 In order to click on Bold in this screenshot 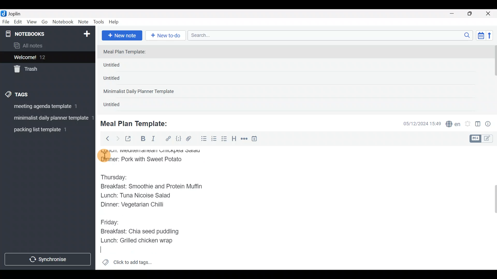, I will do `click(143, 139)`.